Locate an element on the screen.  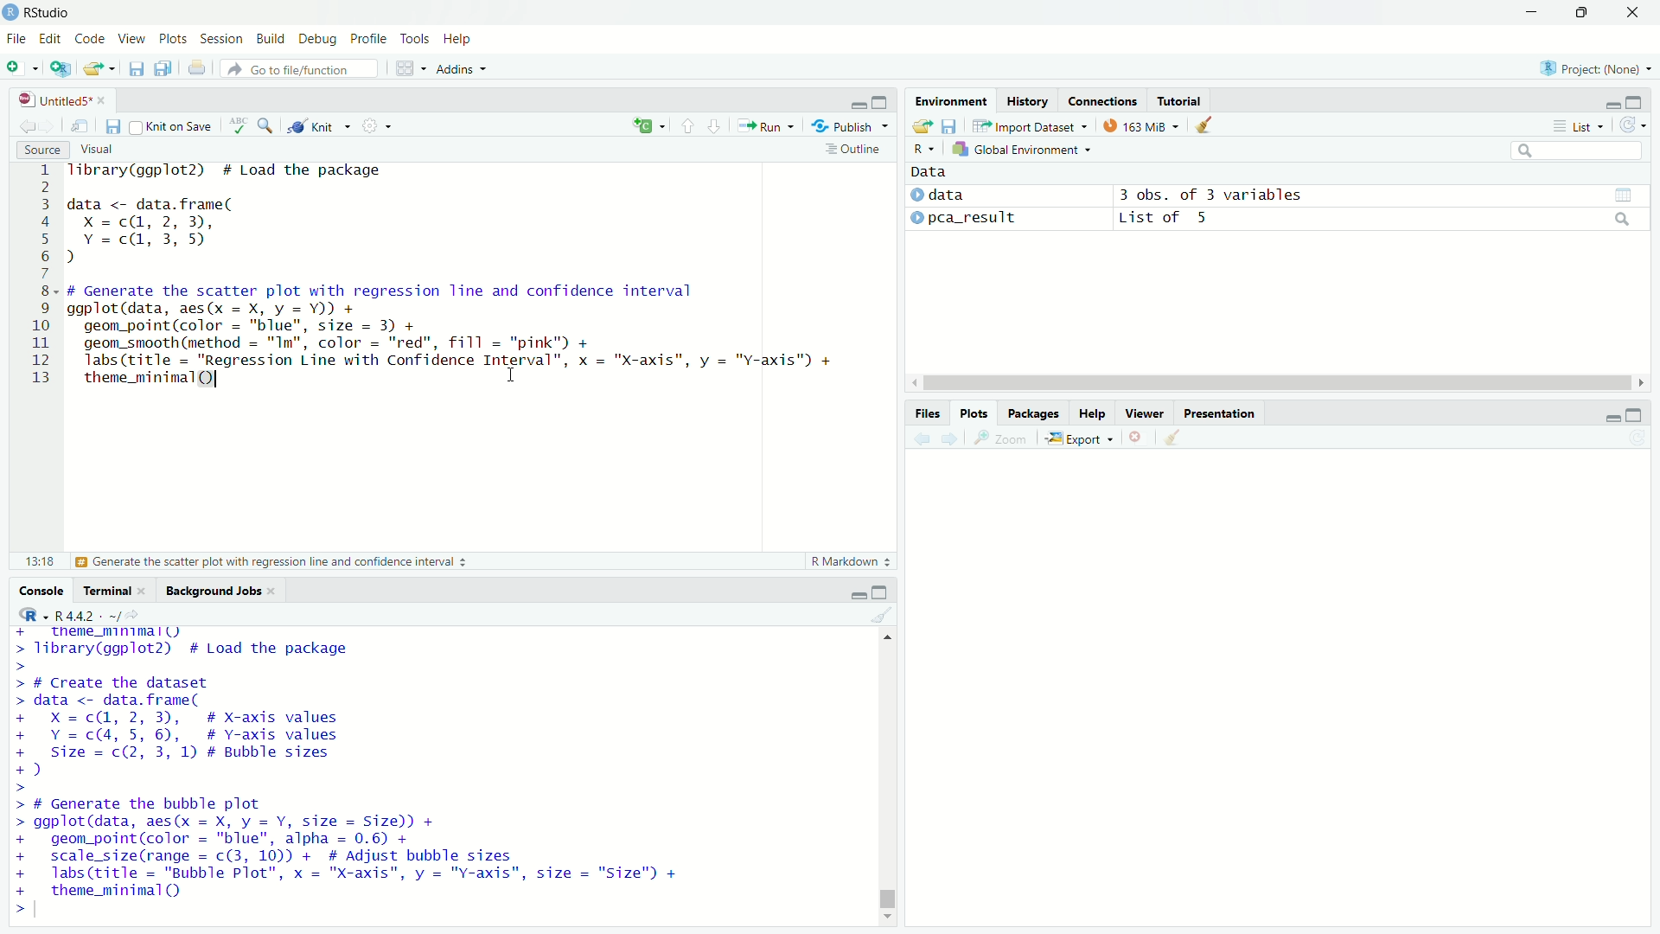
Import Dataset is located at coordinates (1031, 125).